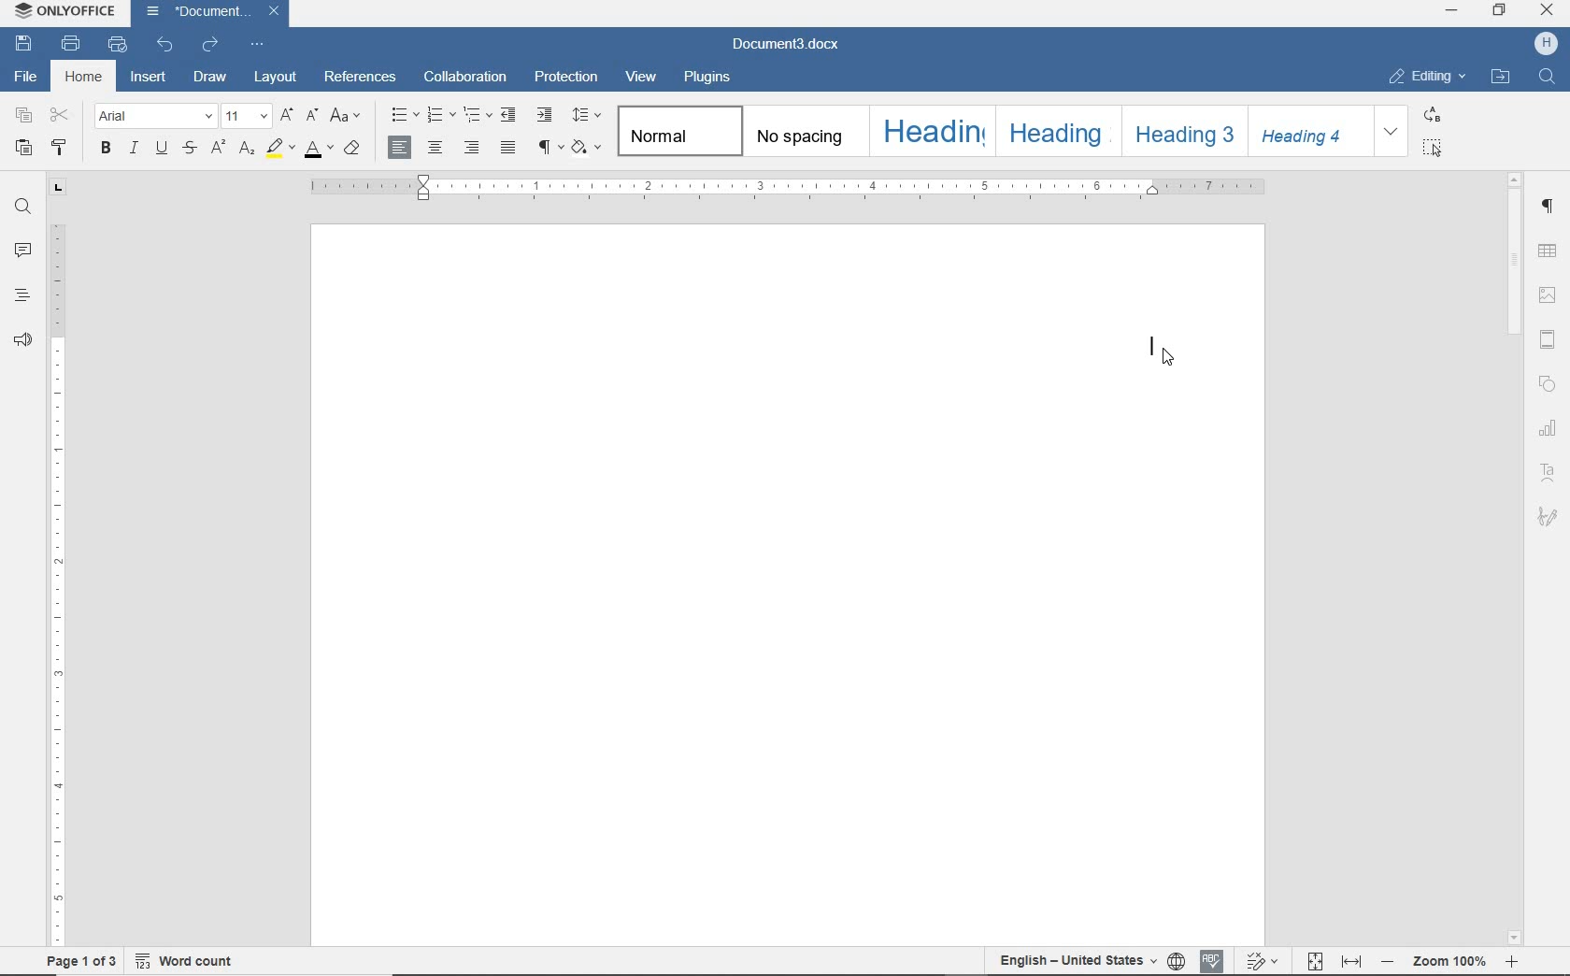 The width and height of the screenshot is (1570, 976). I want to click on PASTE, so click(24, 146).